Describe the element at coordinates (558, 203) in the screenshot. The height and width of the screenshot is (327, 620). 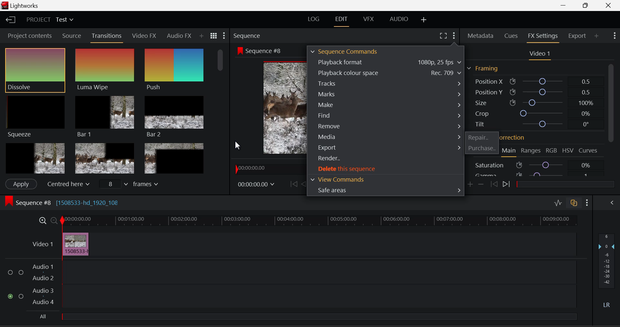
I see `Toggle Audio Levels Editing` at that location.